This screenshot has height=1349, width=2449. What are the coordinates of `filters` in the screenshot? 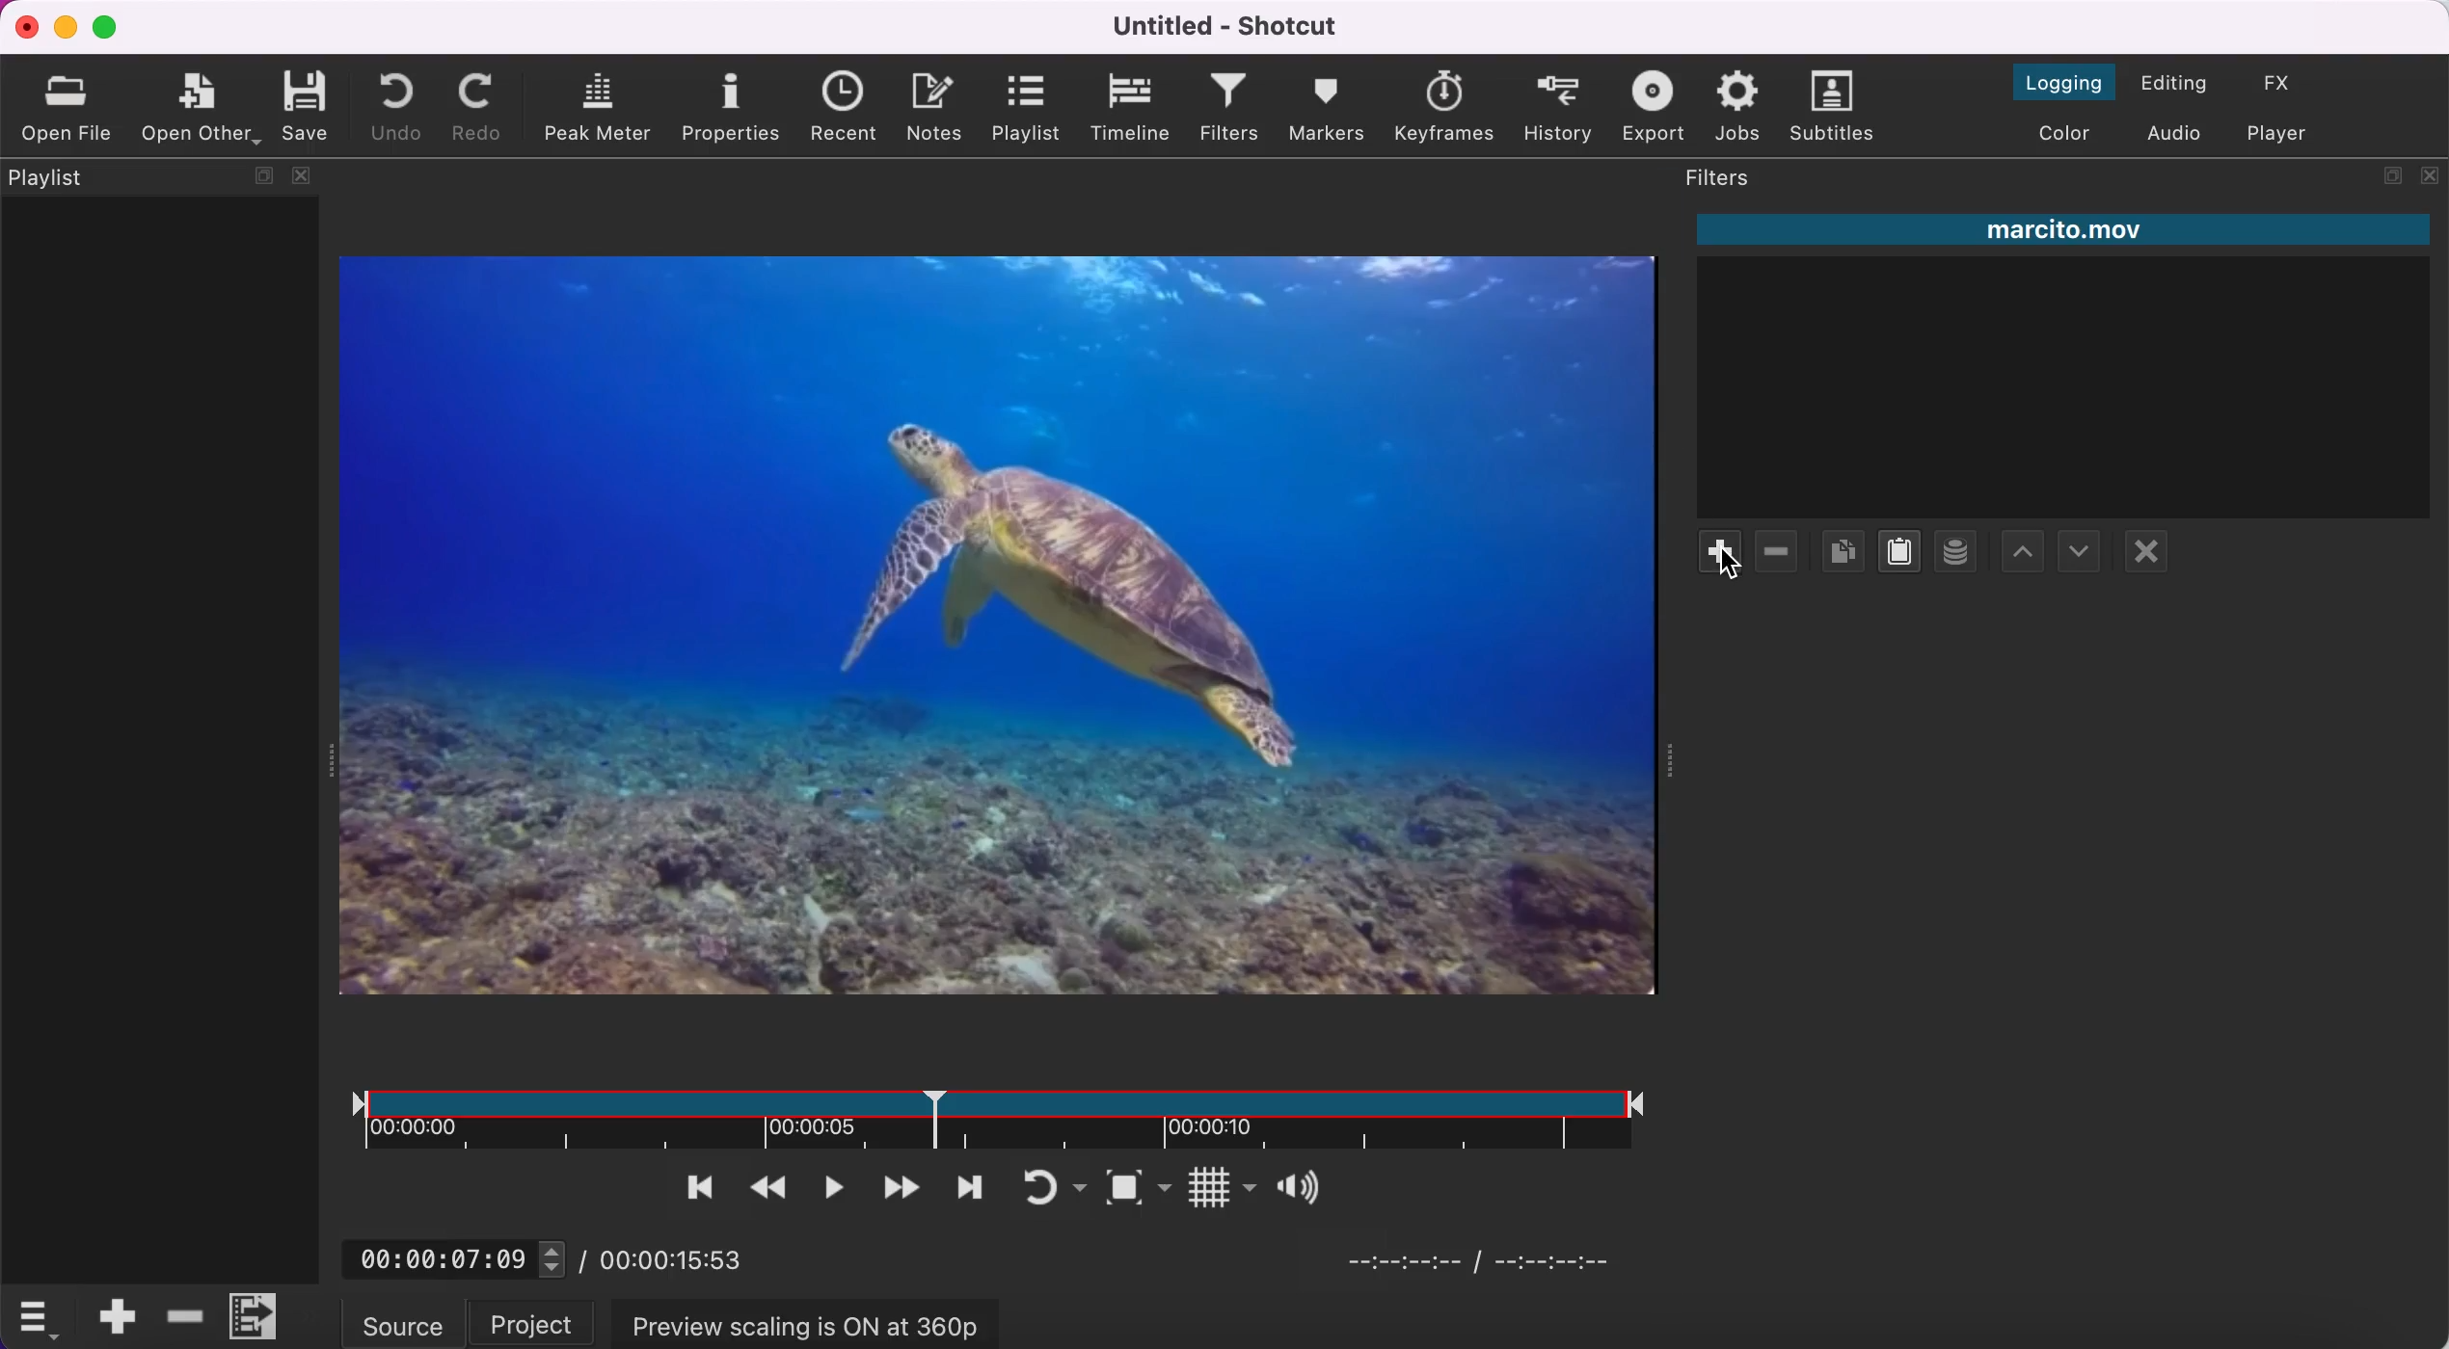 It's located at (1224, 109).